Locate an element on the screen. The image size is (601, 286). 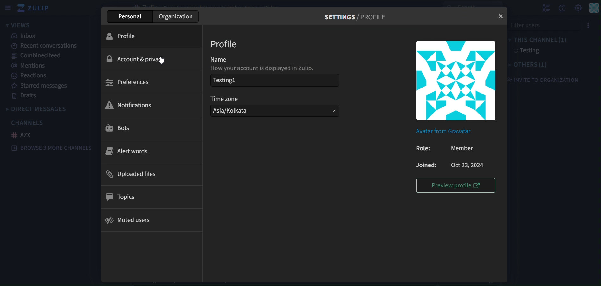
setting is located at coordinates (578, 8).